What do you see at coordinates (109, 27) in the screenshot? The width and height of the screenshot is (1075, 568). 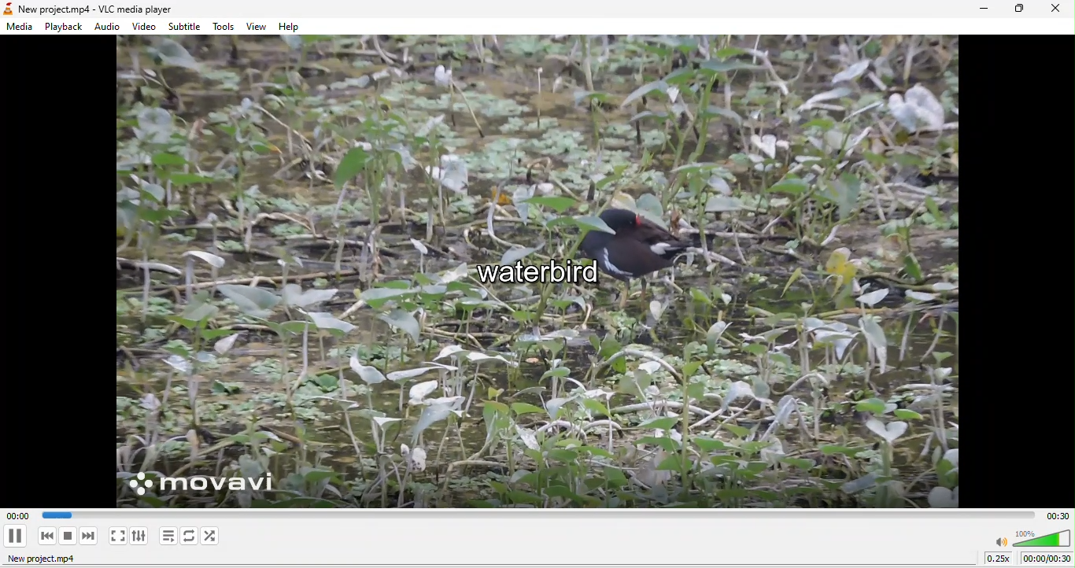 I see `audio` at bounding box center [109, 27].